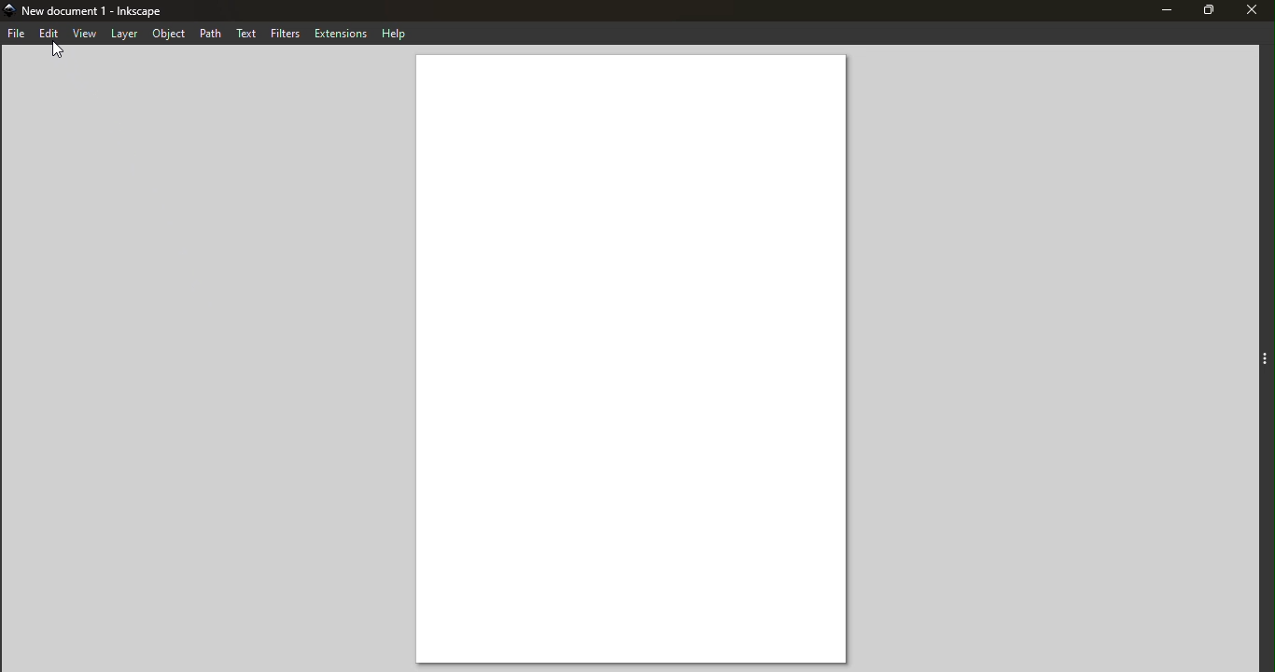 The height and width of the screenshot is (672, 1275). Describe the element at coordinates (635, 360) in the screenshot. I see `Canvas` at that location.